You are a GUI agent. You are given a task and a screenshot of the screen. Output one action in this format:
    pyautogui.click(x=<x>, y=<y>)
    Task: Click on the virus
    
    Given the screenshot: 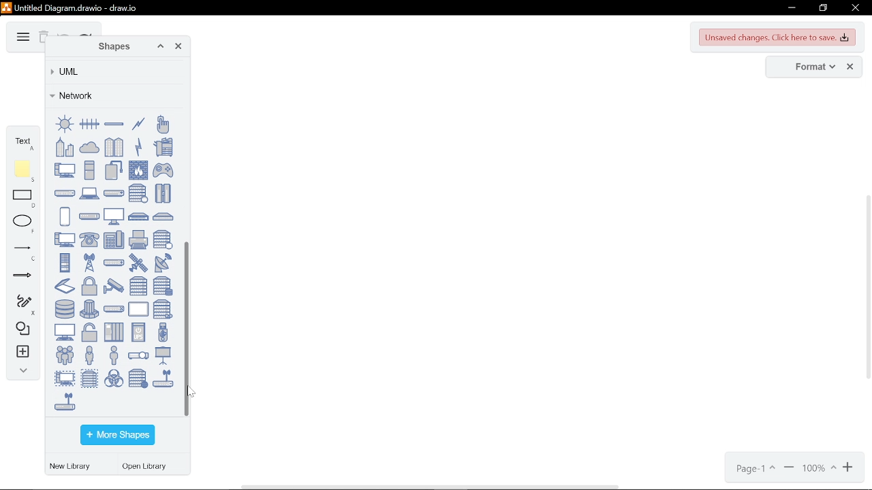 What is the action you would take?
    pyautogui.click(x=114, y=378)
    